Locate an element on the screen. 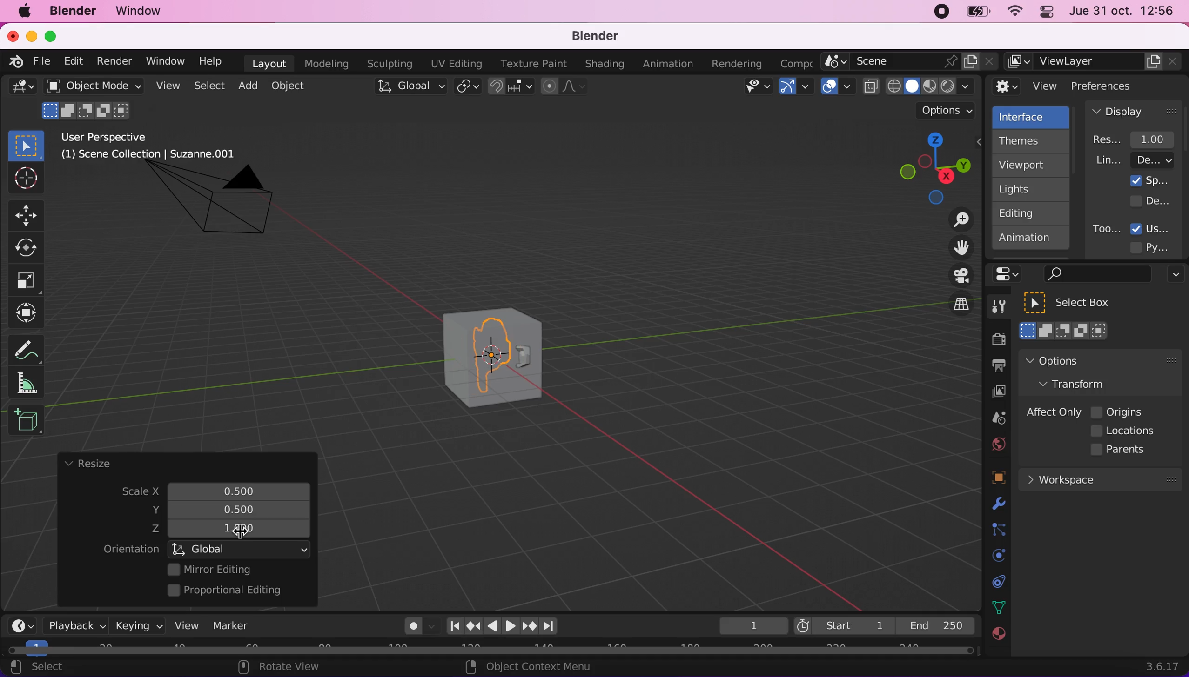  origins is located at coordinates (1118, 411).